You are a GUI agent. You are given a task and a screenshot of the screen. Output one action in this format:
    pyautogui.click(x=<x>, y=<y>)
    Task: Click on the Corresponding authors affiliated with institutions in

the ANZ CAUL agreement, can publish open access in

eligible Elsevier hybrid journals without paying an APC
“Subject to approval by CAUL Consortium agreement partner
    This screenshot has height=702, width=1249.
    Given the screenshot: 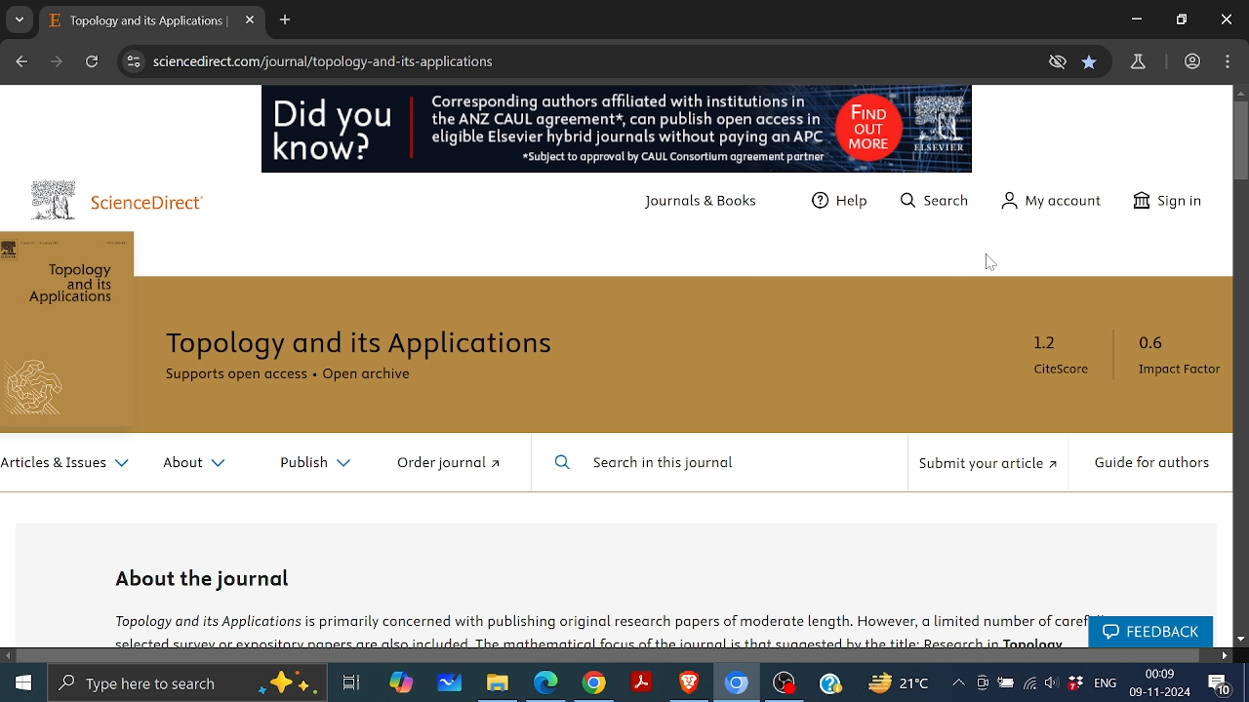 What is the action you would take?
    pyautogui.click(x=623, y=130)
    